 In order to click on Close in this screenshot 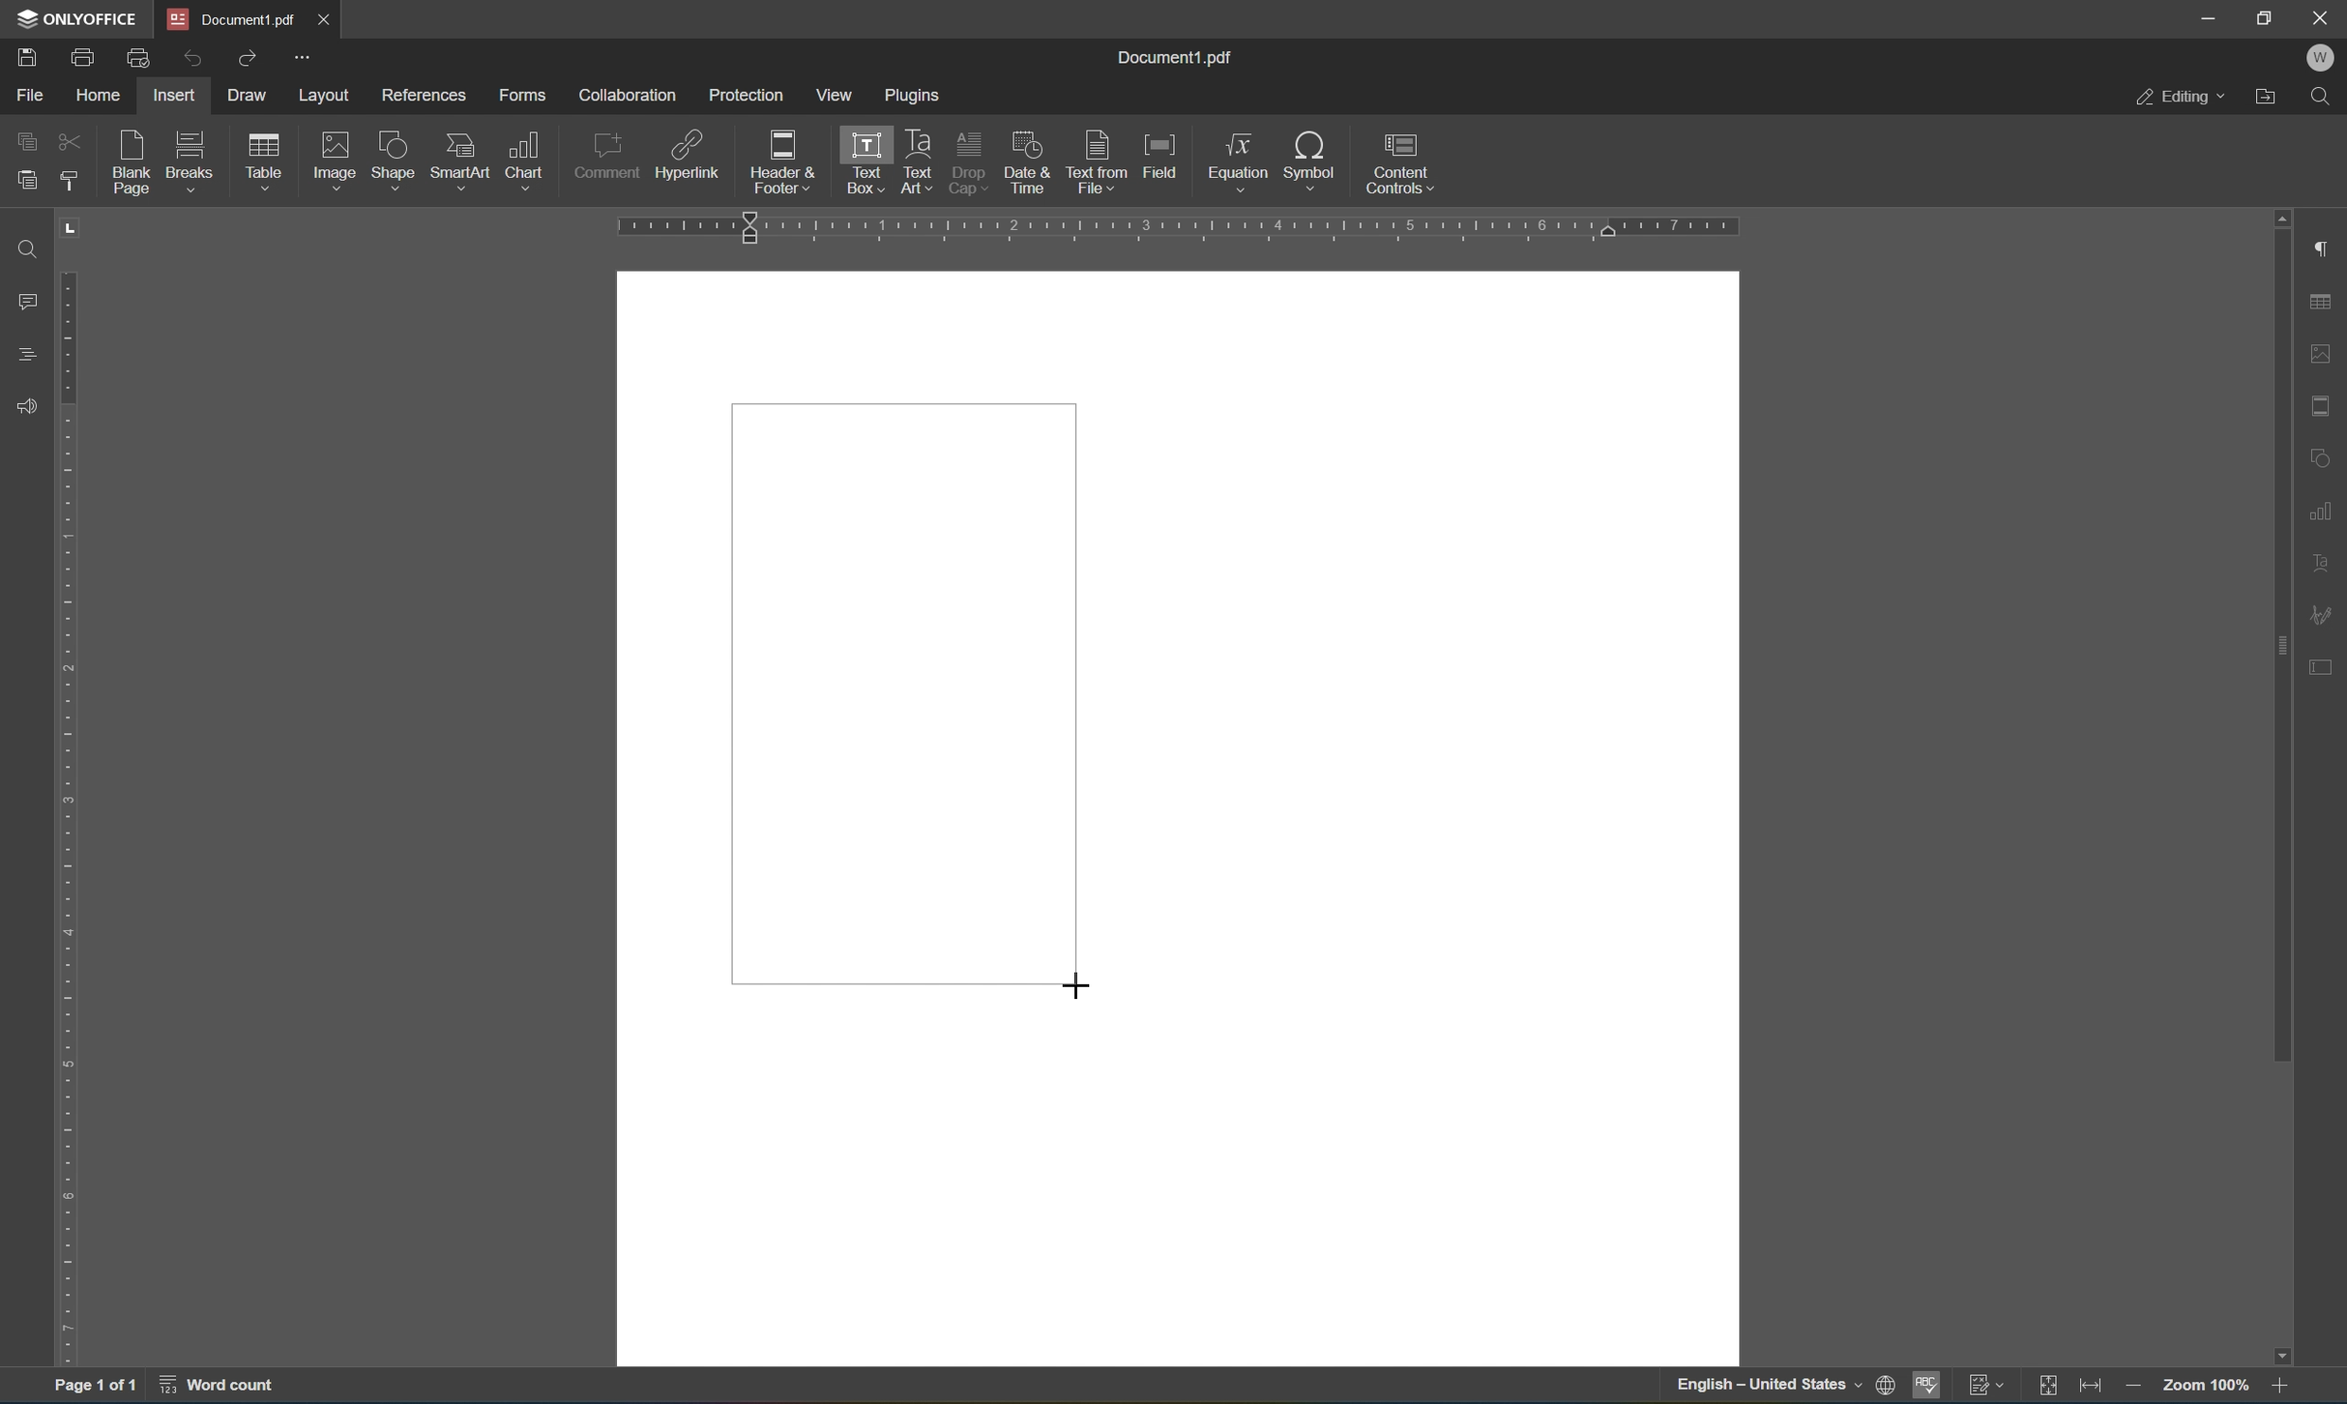, I will do `click(326, 18)`.